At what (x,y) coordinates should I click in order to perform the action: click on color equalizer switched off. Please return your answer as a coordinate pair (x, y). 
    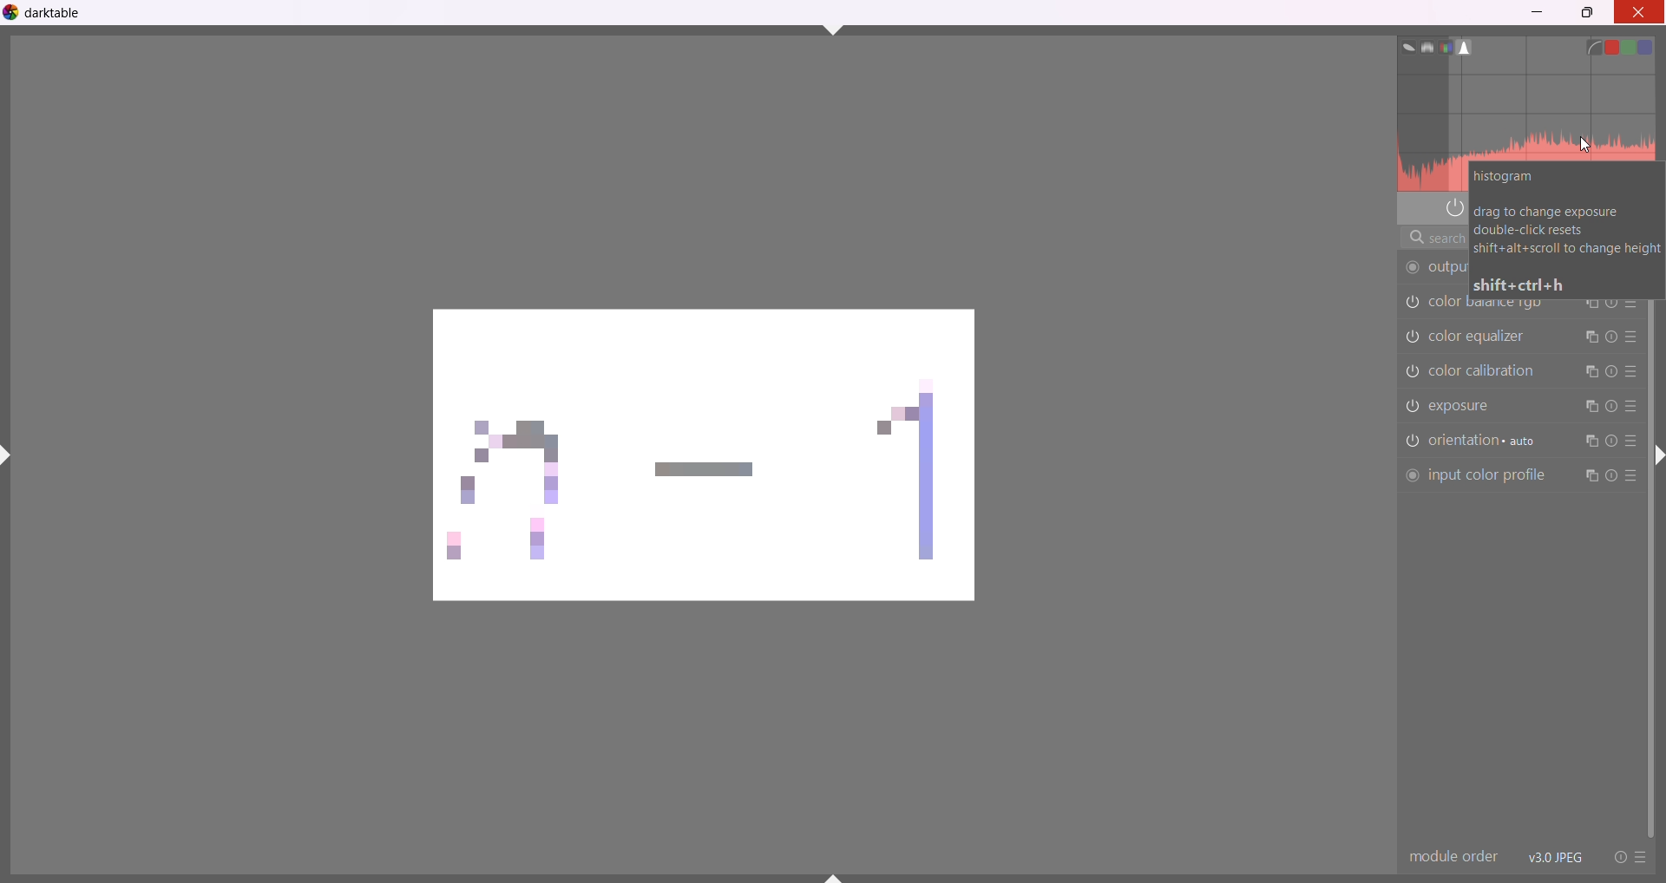
    Looking at the image, I should click on (1413, 335).